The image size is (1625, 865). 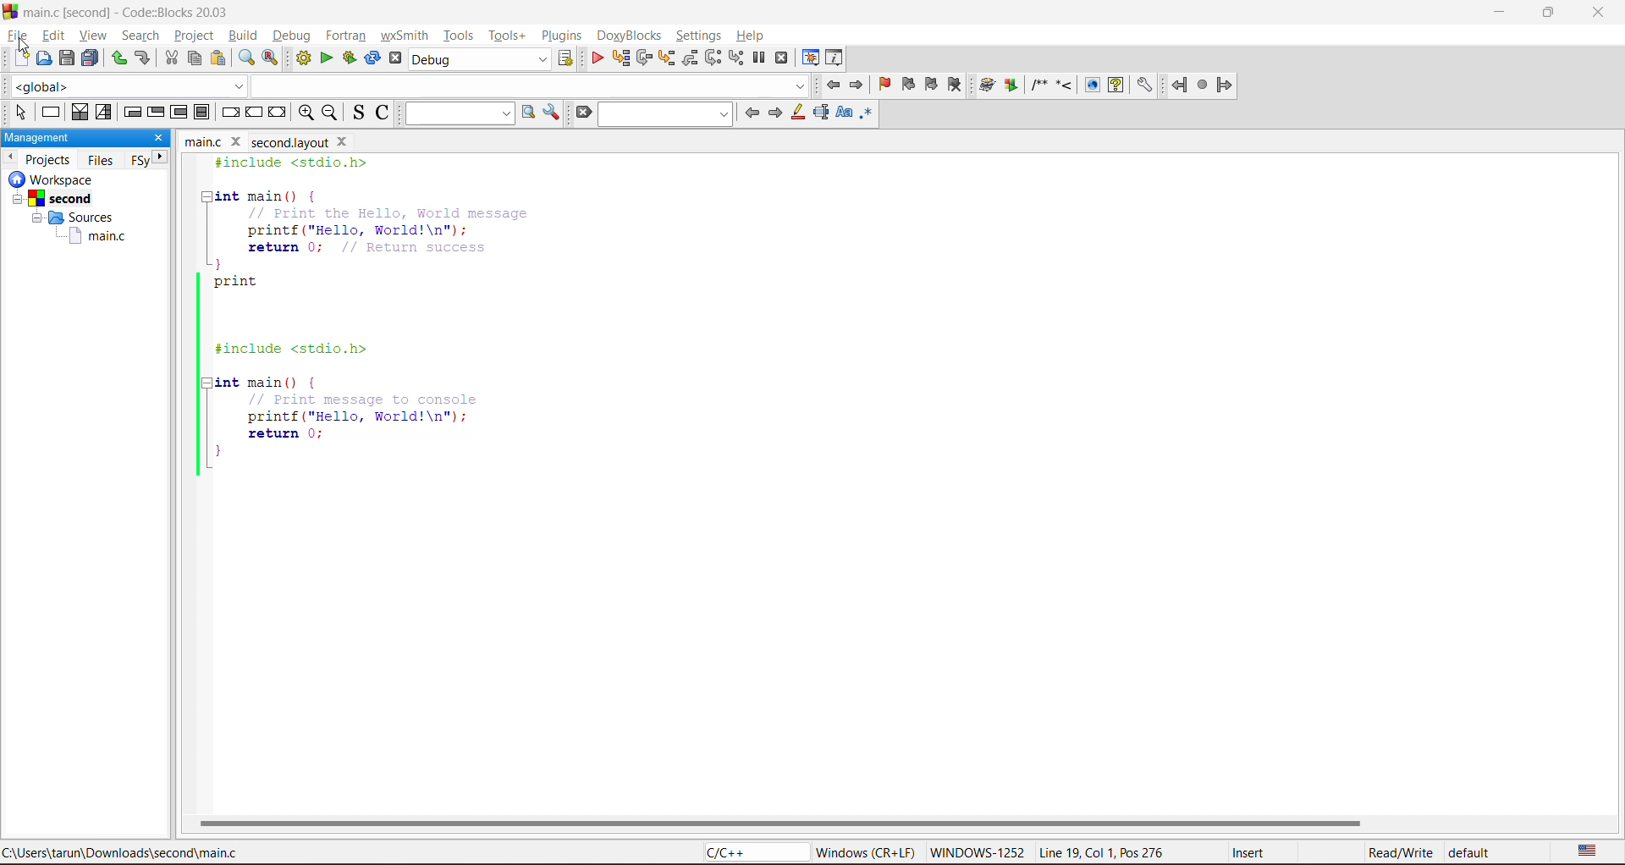 I want to click on next bookmark, so click(x=933, y=84).